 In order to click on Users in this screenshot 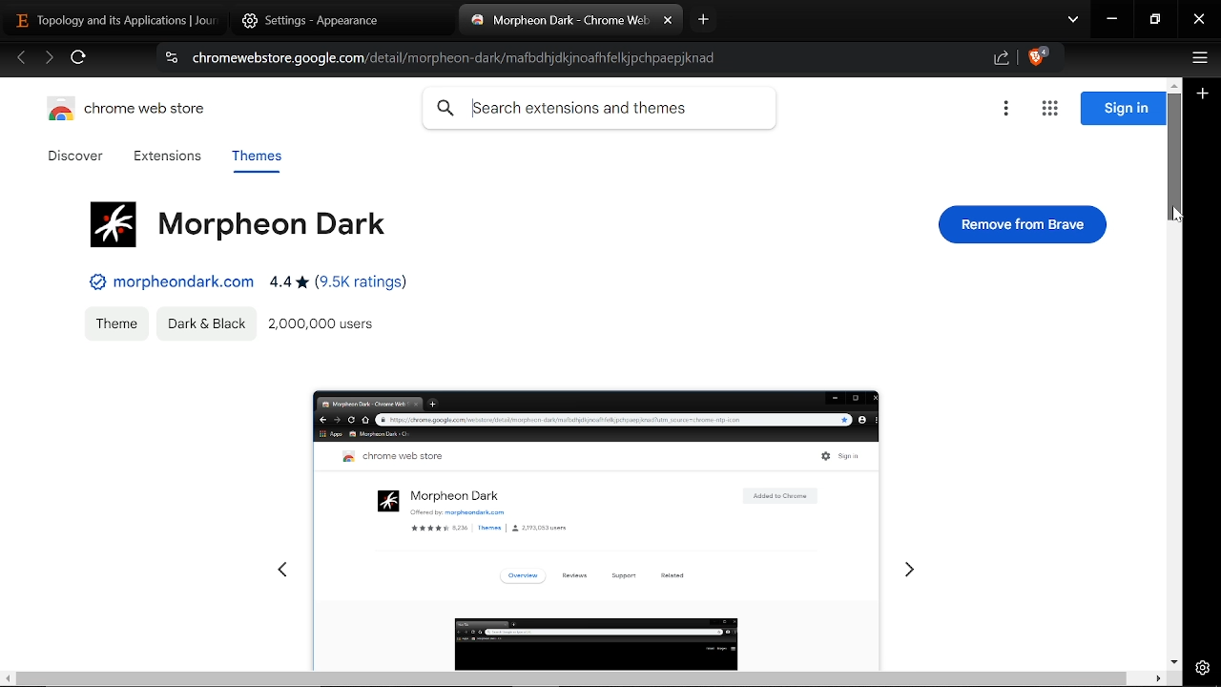, I will do `click(324, 326)`.